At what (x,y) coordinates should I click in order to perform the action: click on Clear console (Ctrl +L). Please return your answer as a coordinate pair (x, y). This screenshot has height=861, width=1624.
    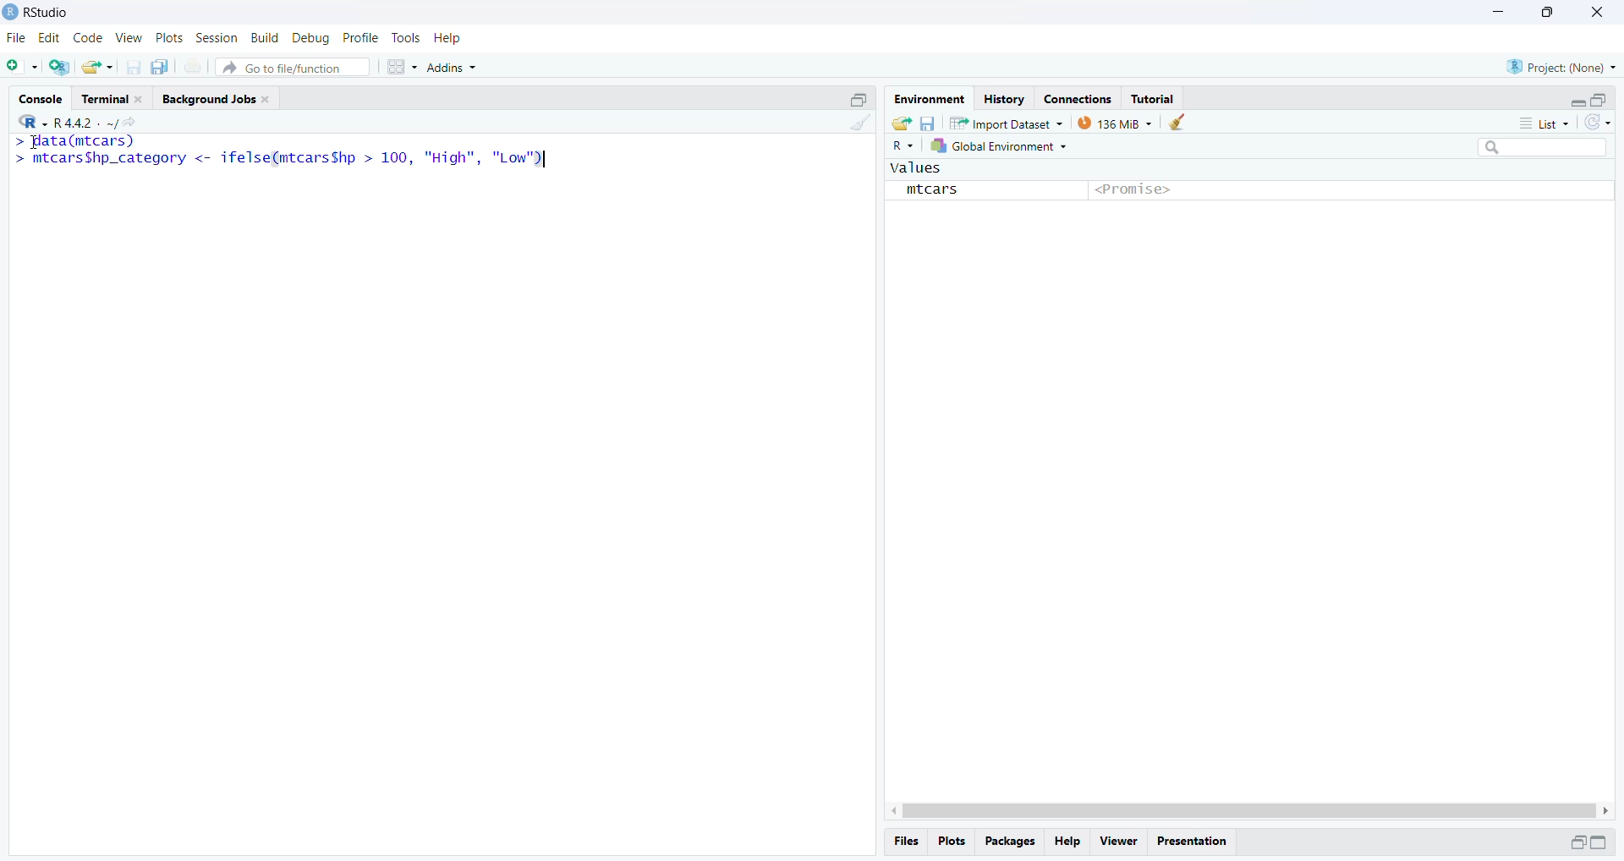
    Looking at the image, I should click on (1177, 123).